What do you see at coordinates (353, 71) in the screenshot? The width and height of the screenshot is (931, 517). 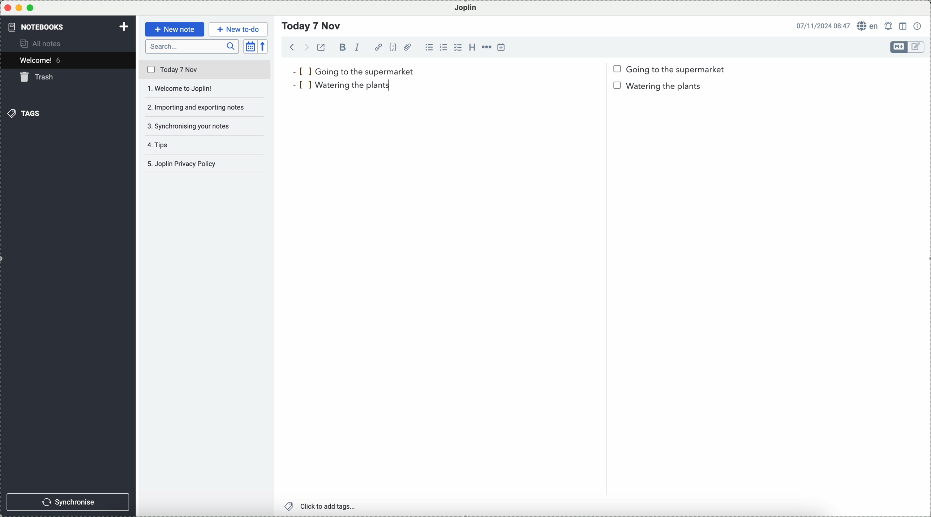 I see `going to the supermarket` at bounding box center [353, 71].